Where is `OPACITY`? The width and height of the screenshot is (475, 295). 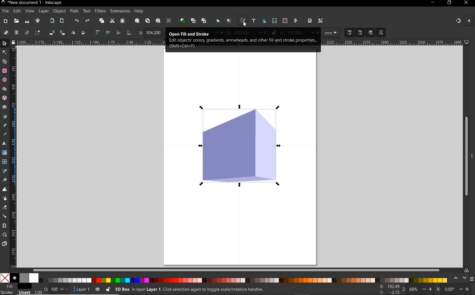
OPACITY is located at coordinates (46, 288).